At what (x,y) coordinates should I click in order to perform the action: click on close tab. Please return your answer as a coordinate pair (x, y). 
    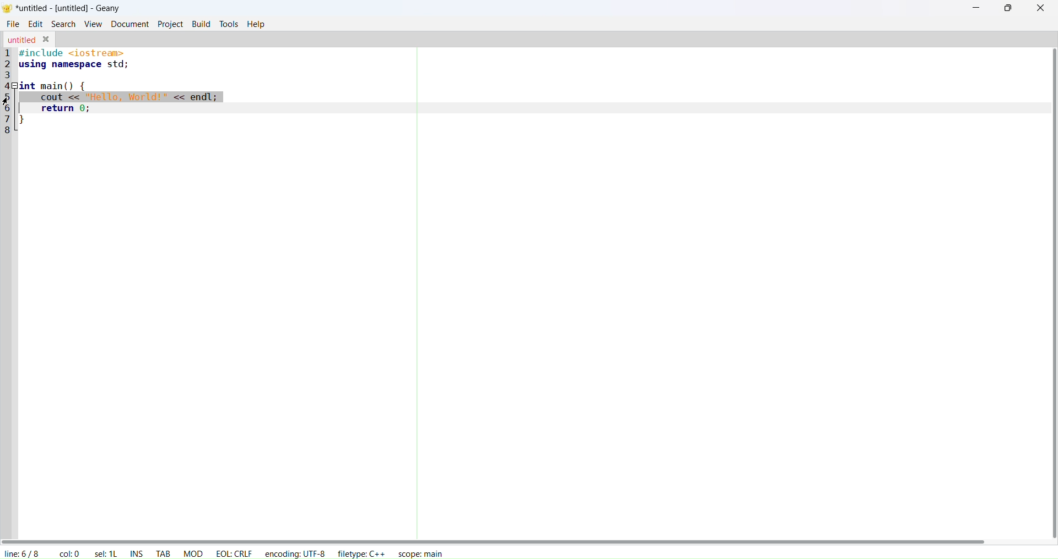
    Looking at the image, I should click on (47, 38).